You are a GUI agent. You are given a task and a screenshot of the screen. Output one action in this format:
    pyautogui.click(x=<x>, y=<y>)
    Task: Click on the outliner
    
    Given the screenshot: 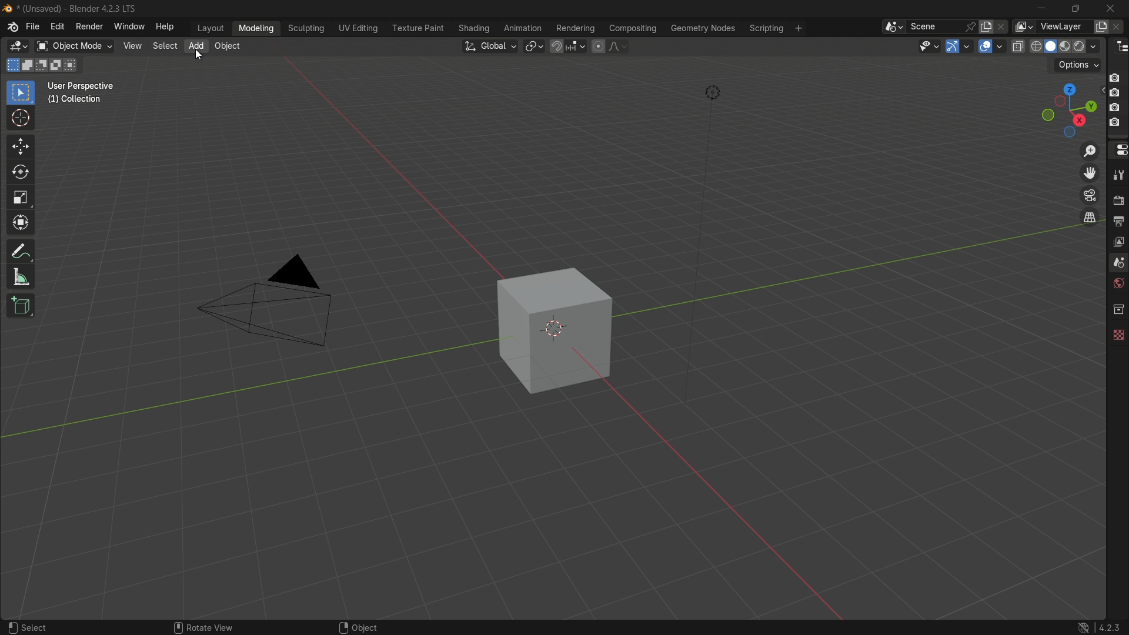 What is the action you would take?
    pyautogui.click(x=1117, y=48)
    